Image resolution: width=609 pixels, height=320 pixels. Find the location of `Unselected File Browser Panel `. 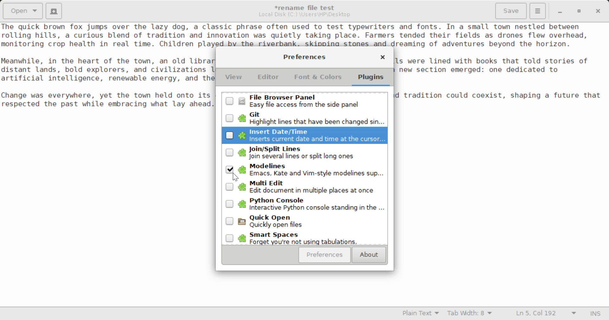

Unselected File Browser Panel  is located at coordinates (305, 101).